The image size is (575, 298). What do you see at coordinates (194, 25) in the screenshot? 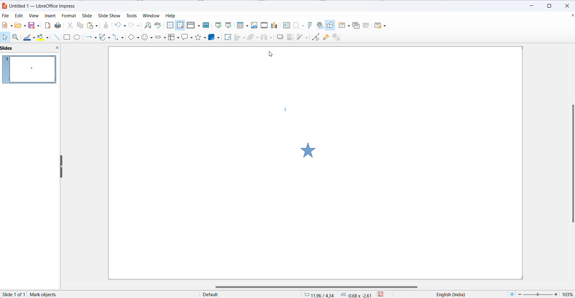
I see `display views` at bounding box center [194, 25].